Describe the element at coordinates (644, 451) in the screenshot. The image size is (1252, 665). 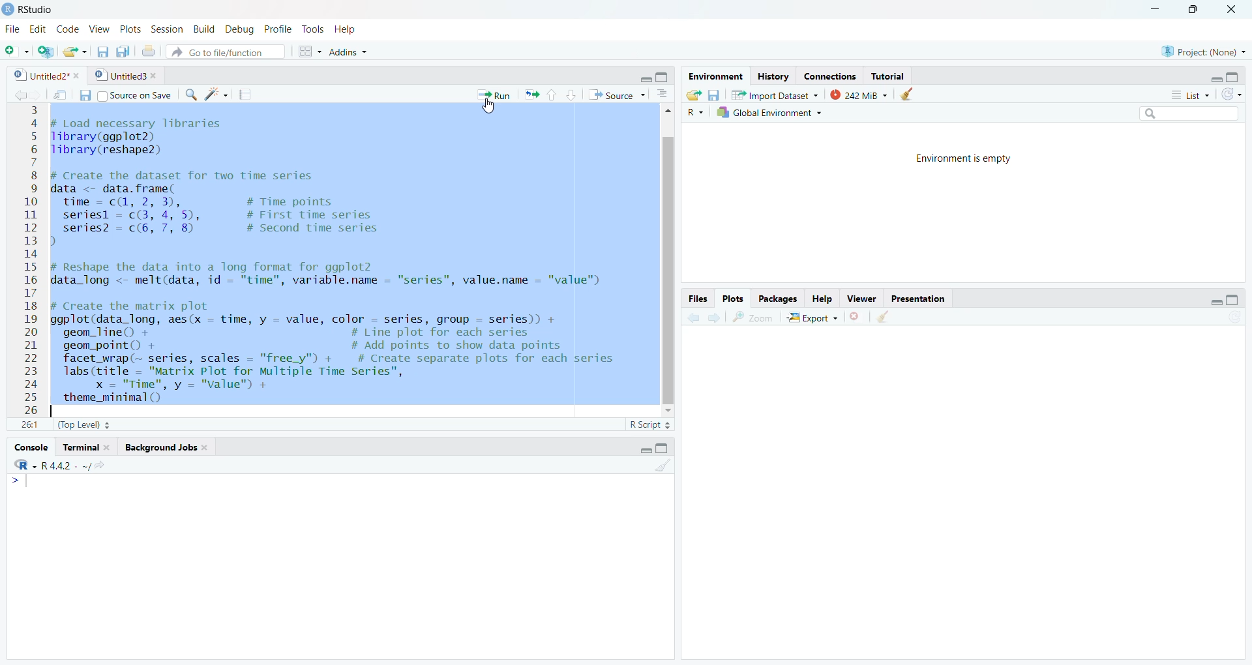
I see `minimize` at that location.